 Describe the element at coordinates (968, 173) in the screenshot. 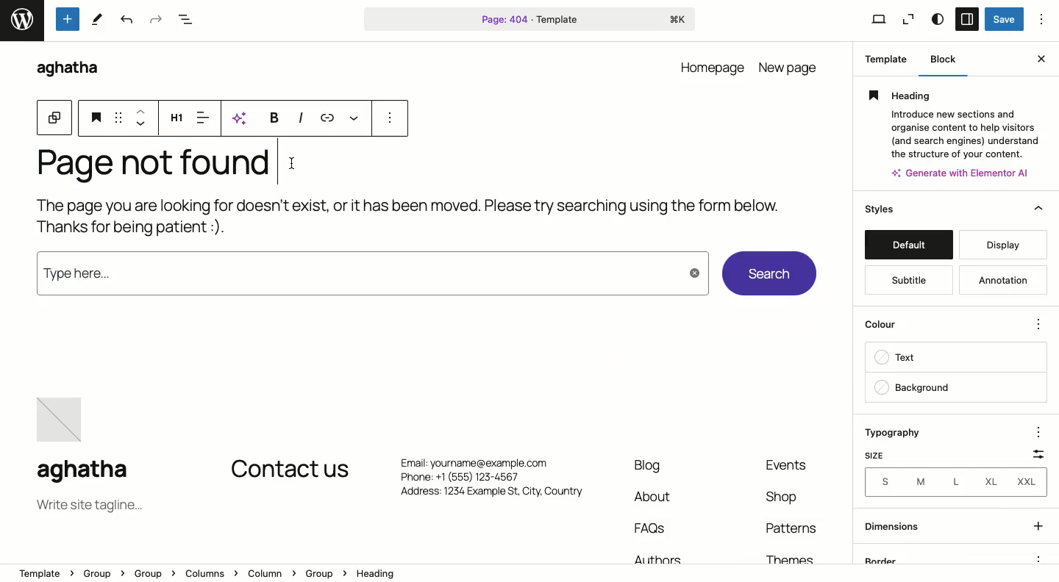

I see `` at that location.